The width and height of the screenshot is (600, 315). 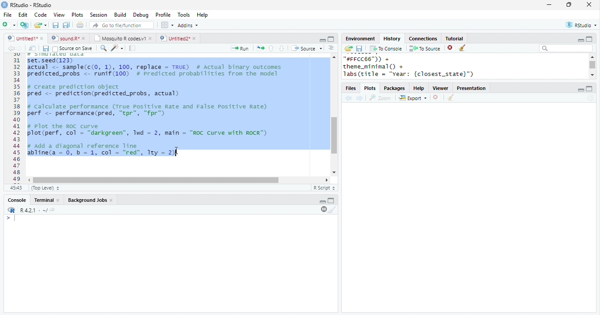 I want to click on Background Jobs, so click(x=87, y=200).